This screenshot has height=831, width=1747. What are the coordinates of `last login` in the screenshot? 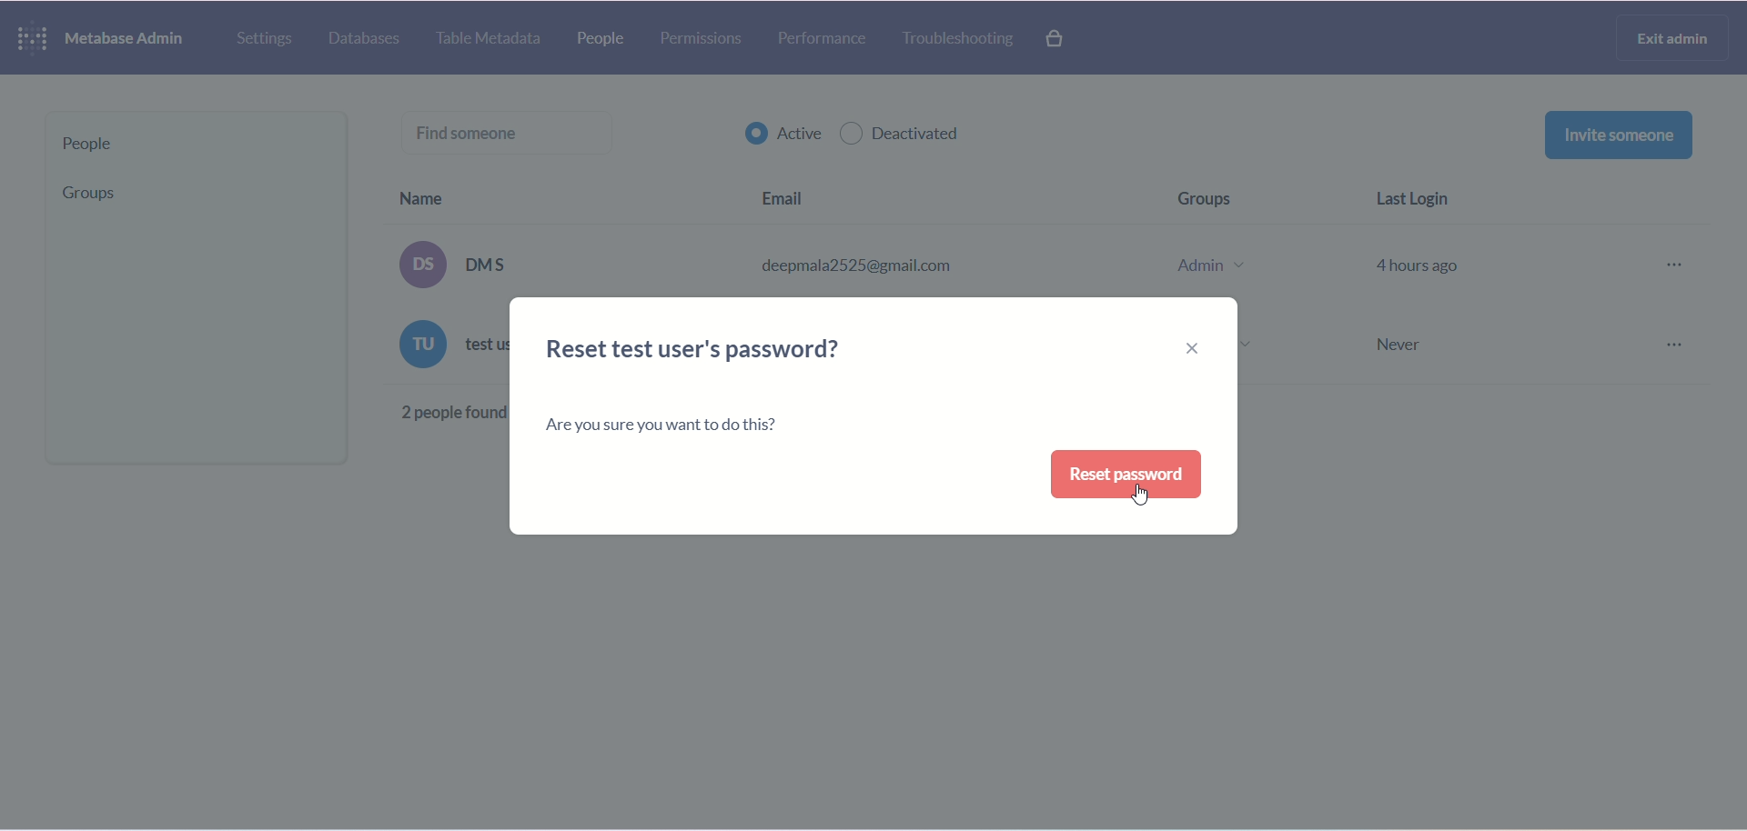 It's located at (1420, 201).